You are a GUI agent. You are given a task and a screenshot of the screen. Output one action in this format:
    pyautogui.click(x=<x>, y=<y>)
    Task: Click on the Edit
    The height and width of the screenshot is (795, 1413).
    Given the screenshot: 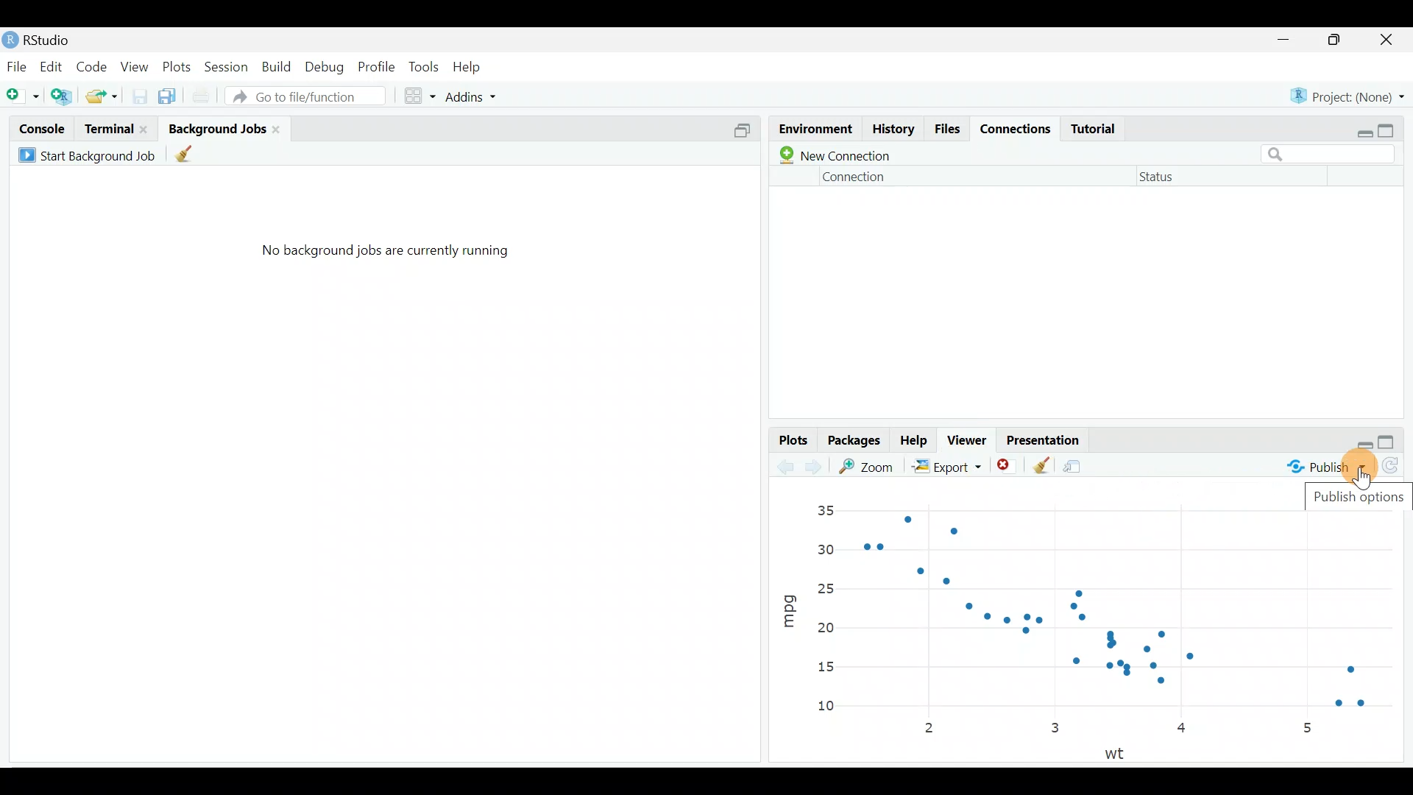 What is the action you would take?
    pyautogui.click(x=50, y=66)
    